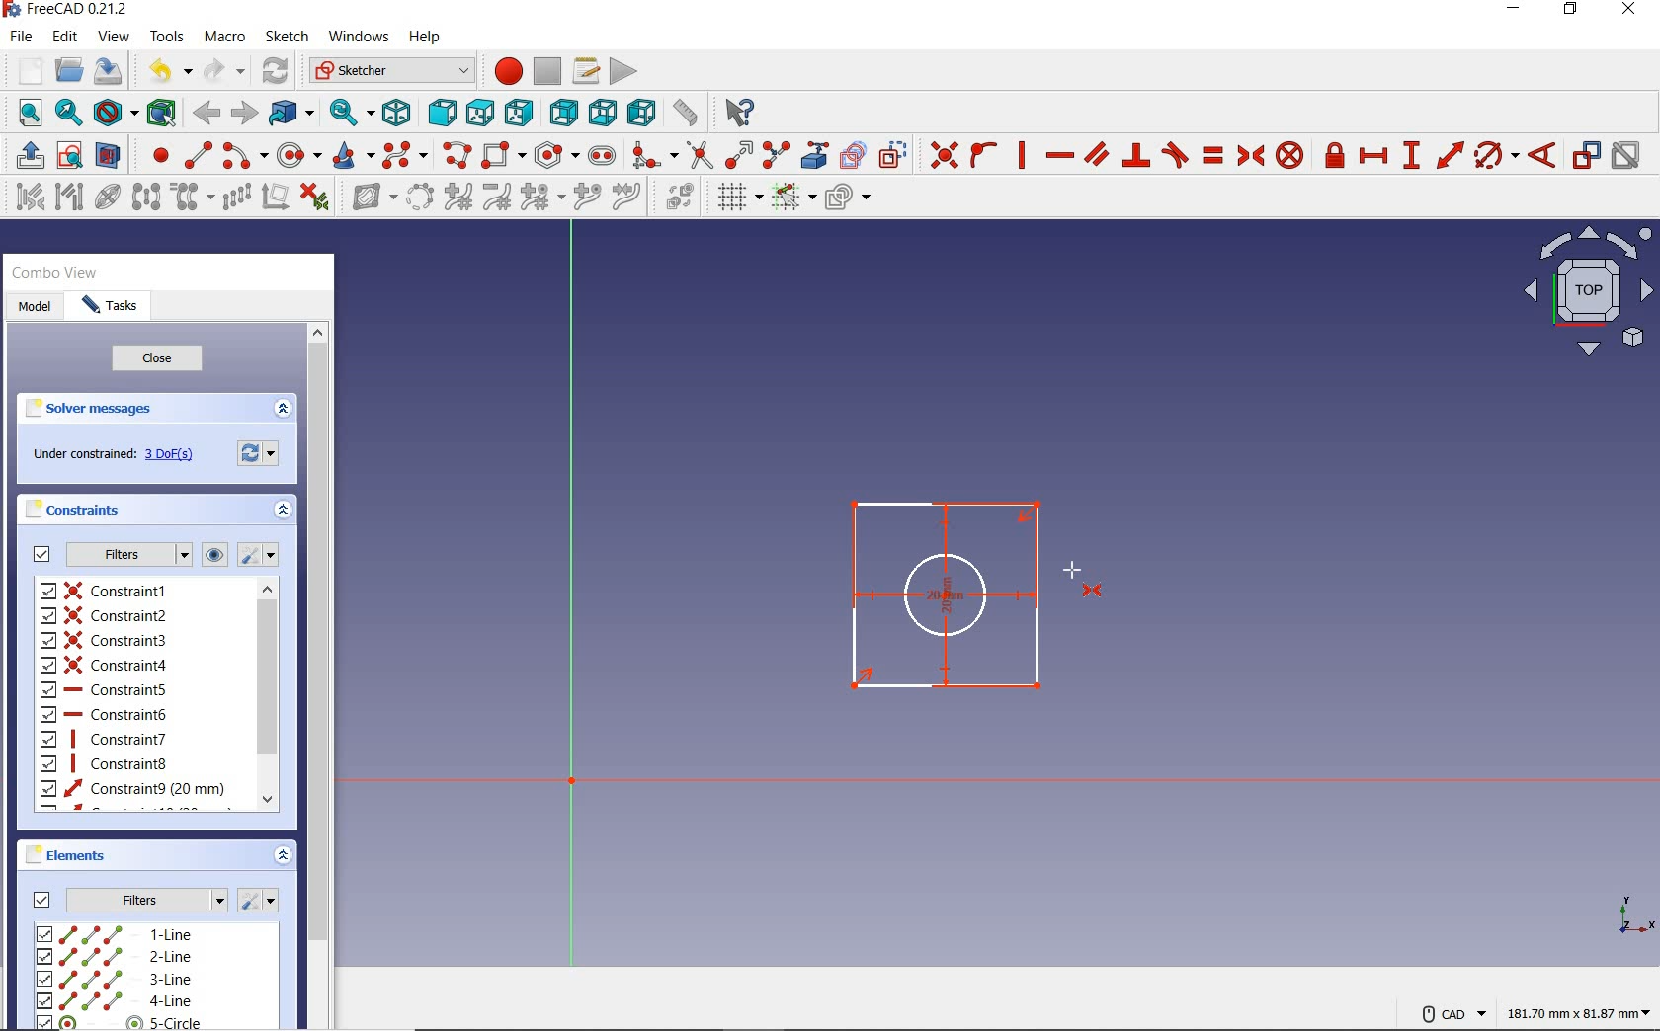  I want to click on bounding box, so click(160, 113).